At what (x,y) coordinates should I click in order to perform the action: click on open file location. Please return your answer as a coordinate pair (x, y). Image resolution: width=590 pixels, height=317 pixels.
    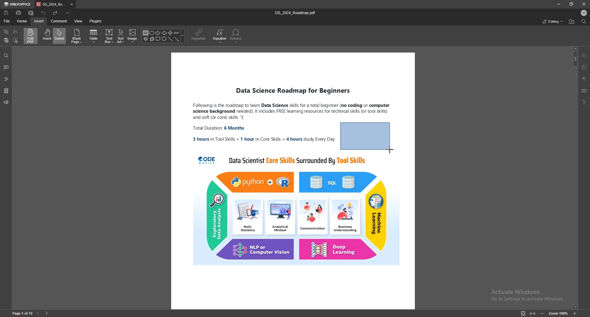
    Looking at the image, I should click on (571, 22).